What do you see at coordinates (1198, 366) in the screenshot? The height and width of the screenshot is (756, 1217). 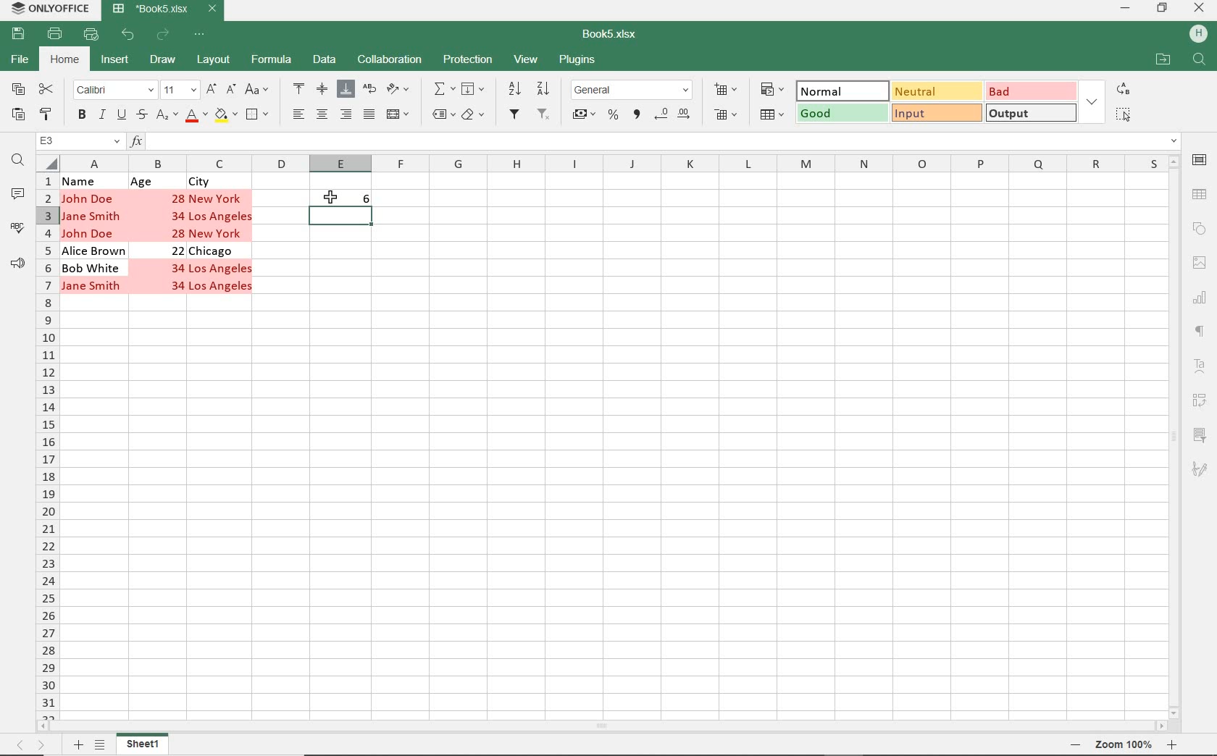 I see `TEXTART` at bounding box center [1198, 366].